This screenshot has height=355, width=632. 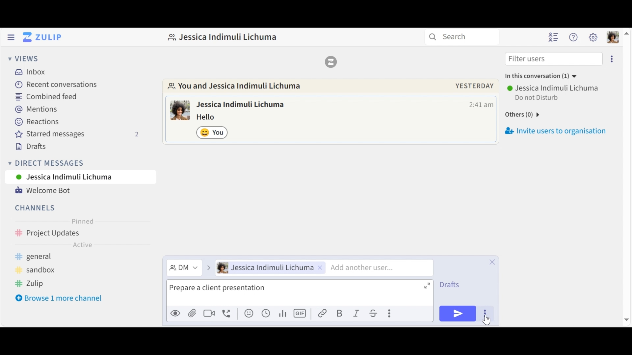 I want to click on Time message sent, so click(x=481, y=105).